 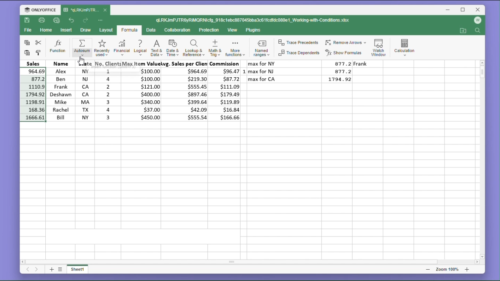 What do you see at coordinates (86, 20) in the screenshot?
I see `redo` at bounding box center [86, 20].